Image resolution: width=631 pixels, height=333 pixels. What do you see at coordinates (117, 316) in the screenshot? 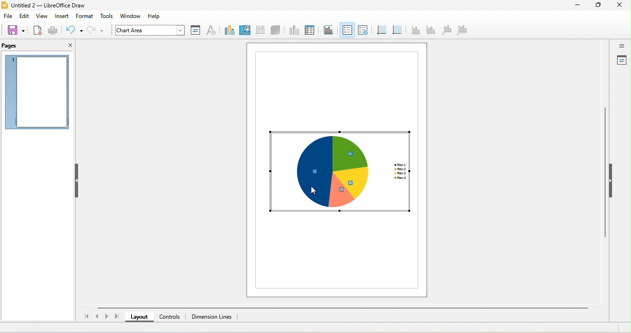
I see `last` at bounding box center [117, 316].